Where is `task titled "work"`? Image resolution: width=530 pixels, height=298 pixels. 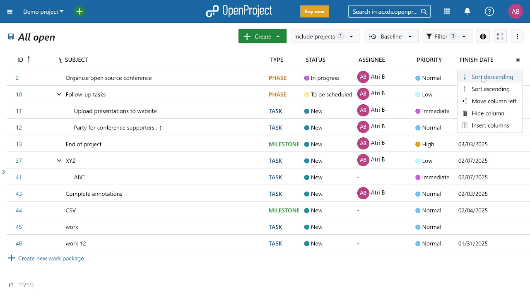
task titled "work" is located at coordinates (270, 226).